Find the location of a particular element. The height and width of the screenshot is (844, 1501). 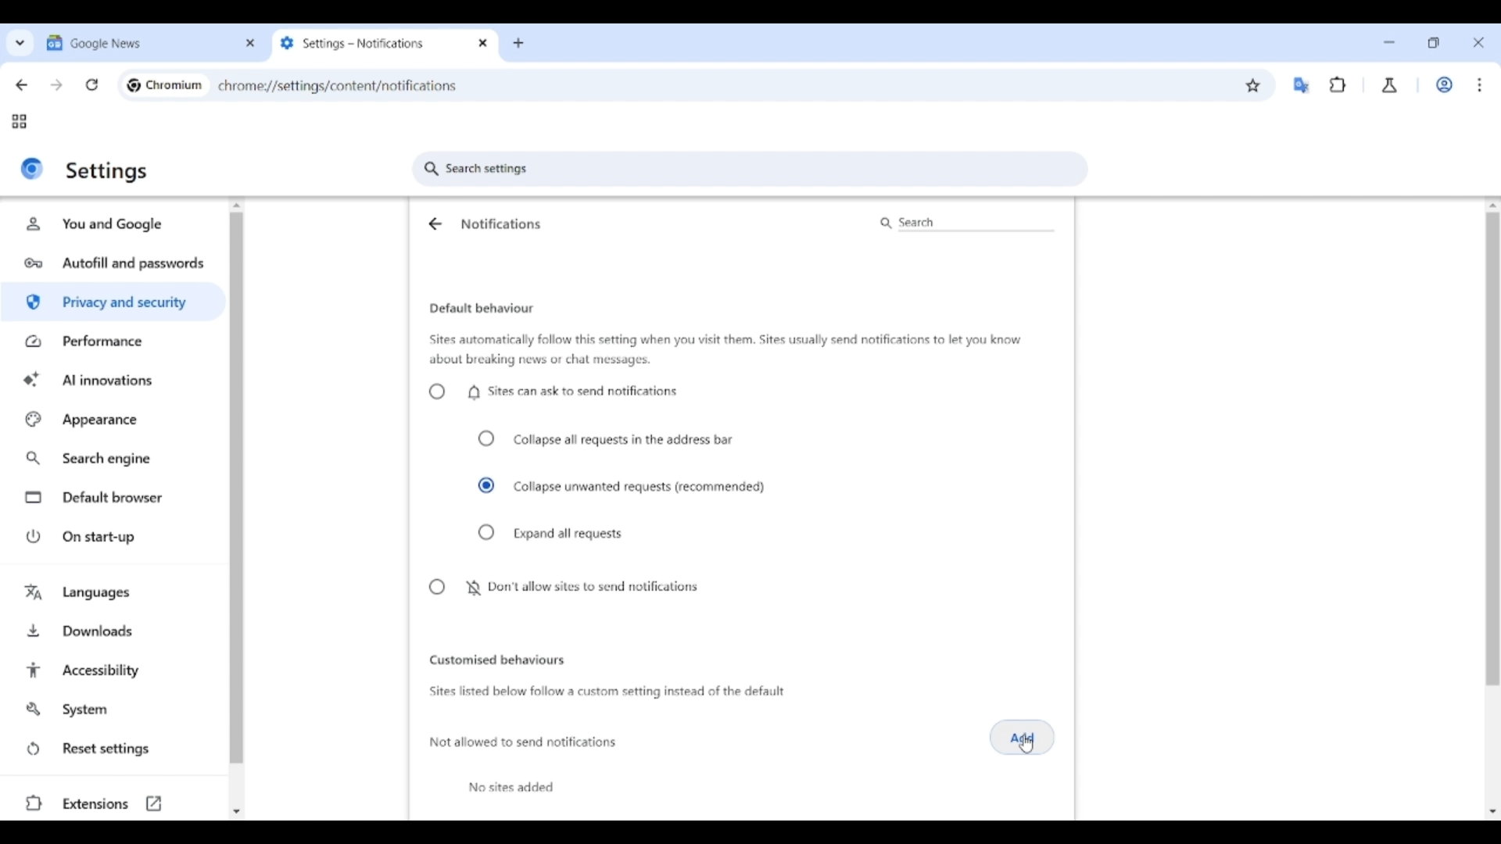

Close interface is located at coordinates (1478, 42).